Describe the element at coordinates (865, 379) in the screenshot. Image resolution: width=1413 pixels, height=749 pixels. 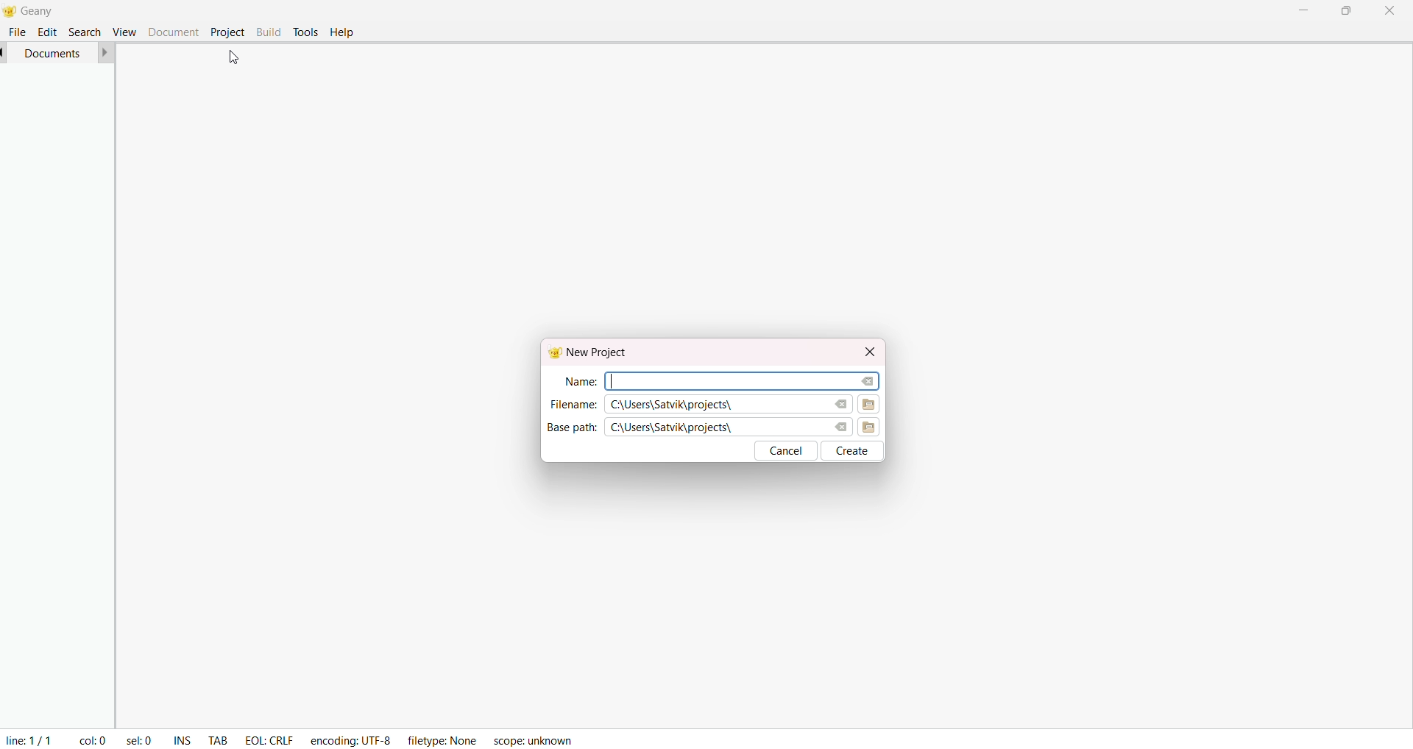
I see `clear file name` at that location.